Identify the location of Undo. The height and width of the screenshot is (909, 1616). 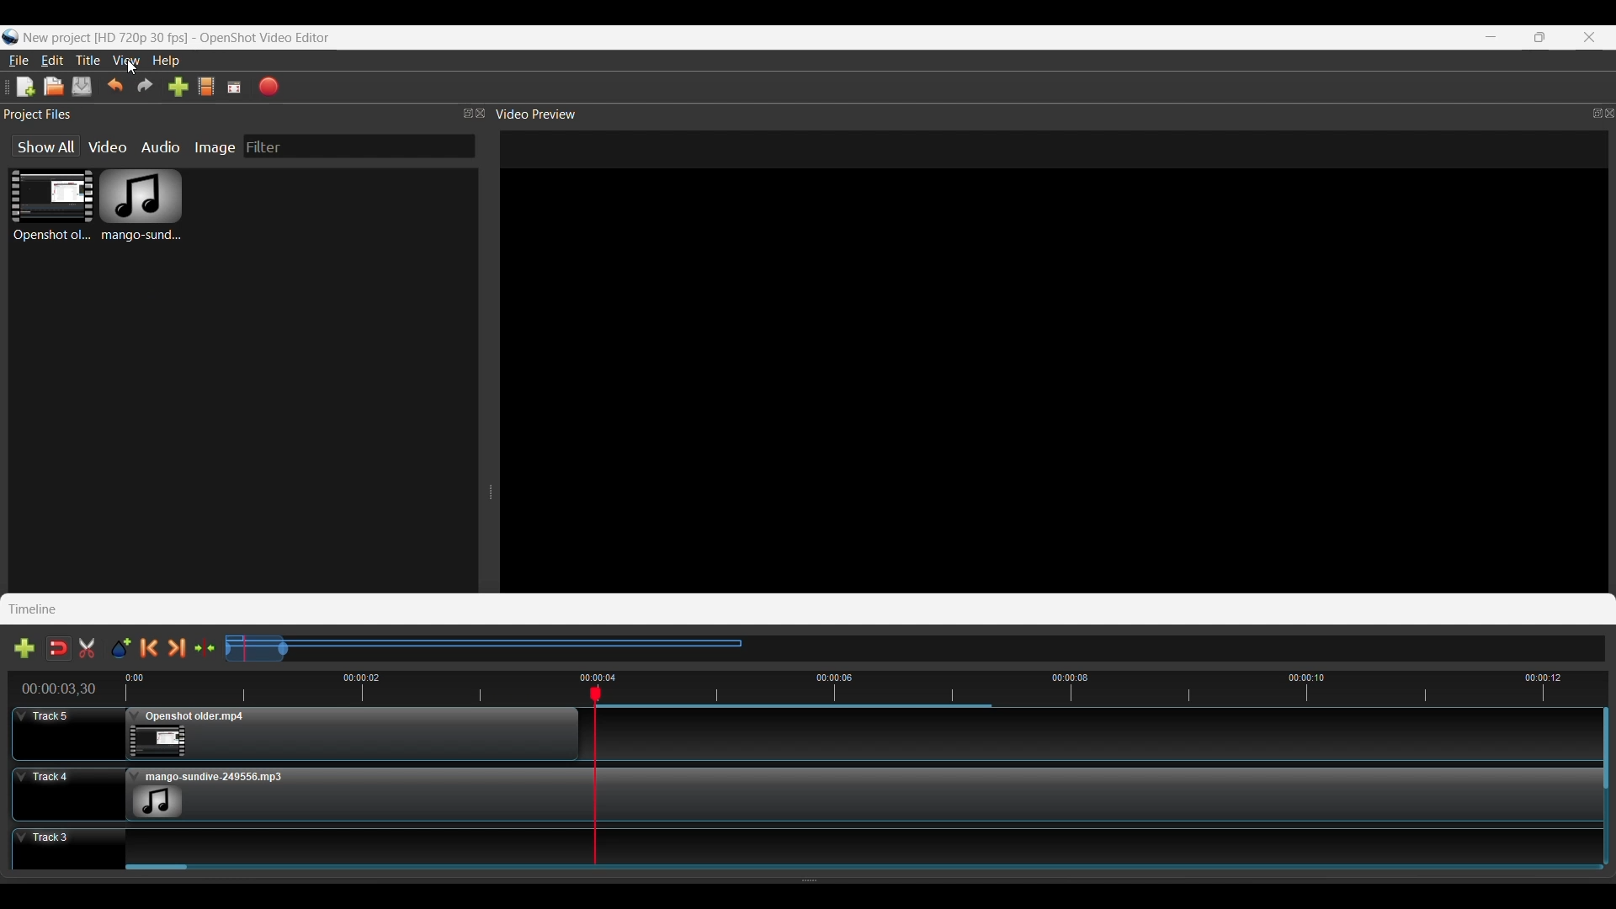
(116, 85).